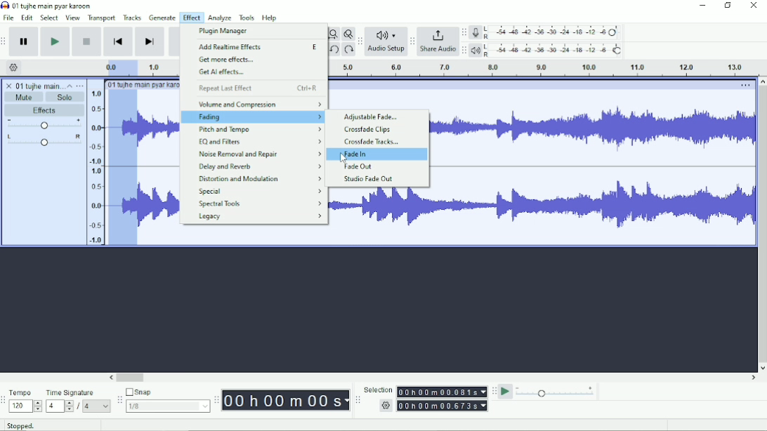 This screenshot has width=767, height=431. What do you see at coordinates (334, 34) in the screenshot?
I see `Fit project to width` at bounding box center [334, 34].